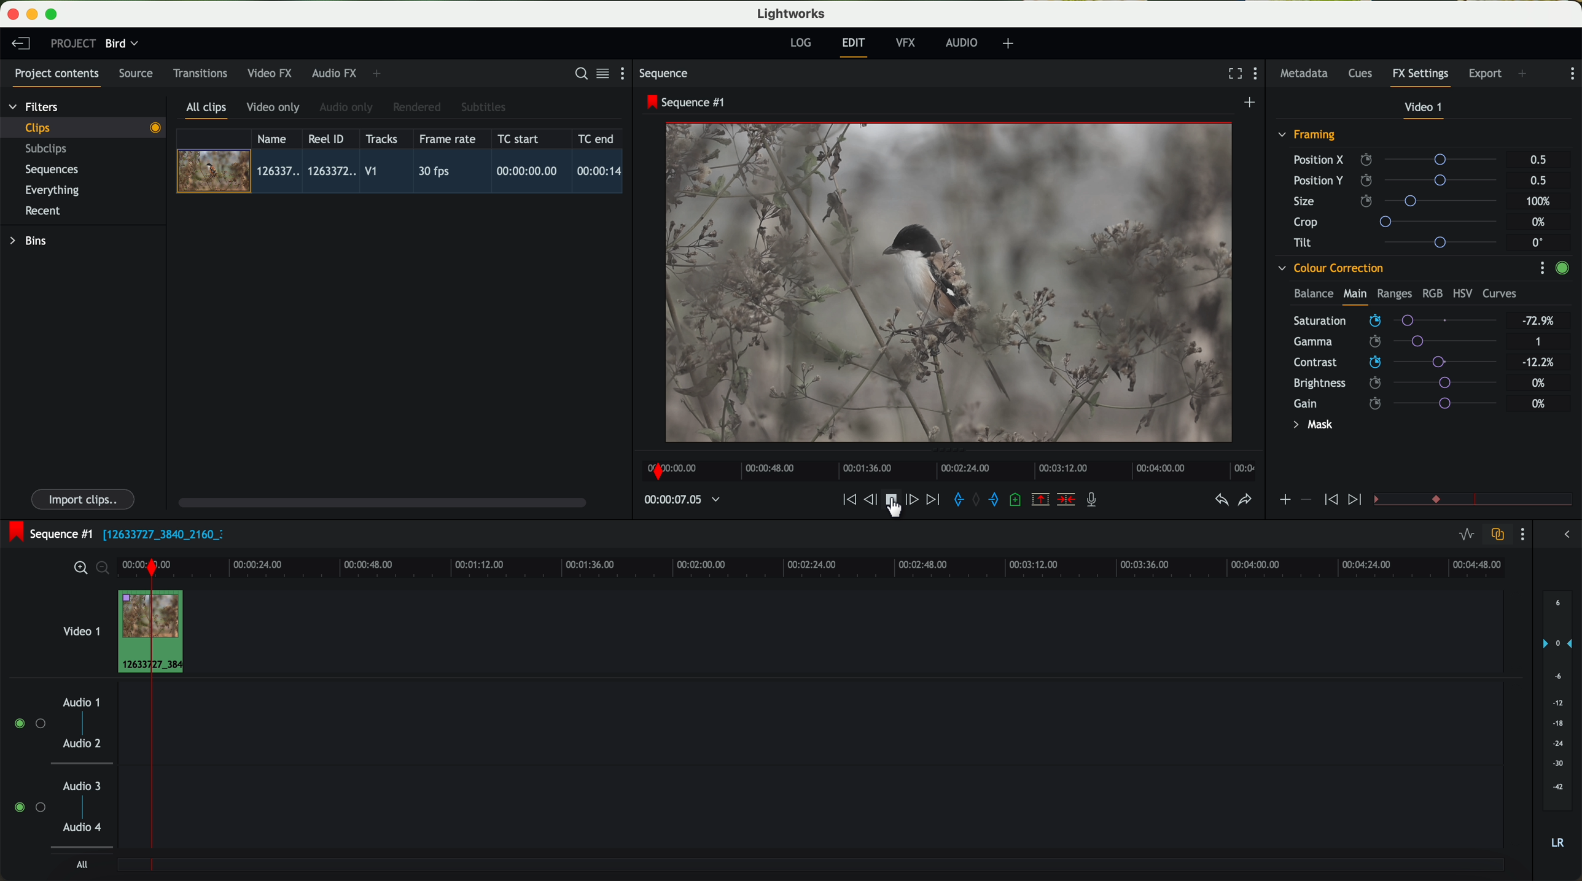 The width and height of the screenshot is (1582, 881). Describe the element at coordinates (1400, 180) in the screenshot. I see `position Y` at that location.